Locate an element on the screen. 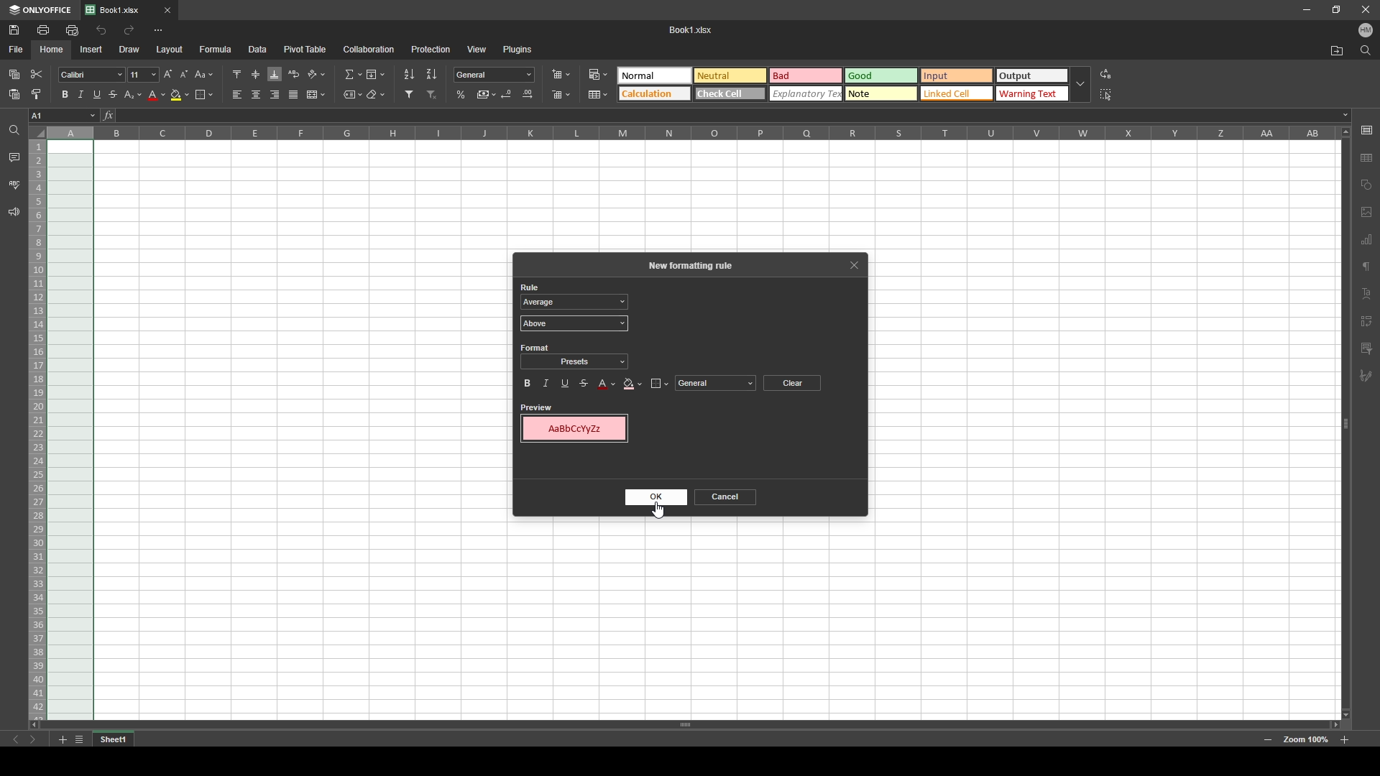 This screenshot has width=1380, height=776. above is located at coordinates (574, 323).